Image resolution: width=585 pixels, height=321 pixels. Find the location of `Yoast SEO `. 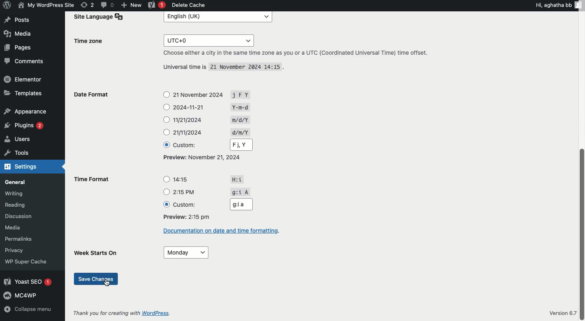

Yoast SEO  is located at coordinates (27, 280).